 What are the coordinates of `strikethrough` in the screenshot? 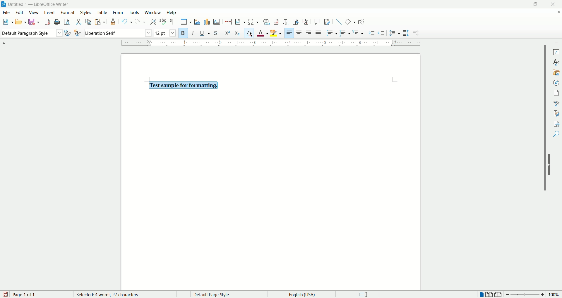 It's located at (215, 33).